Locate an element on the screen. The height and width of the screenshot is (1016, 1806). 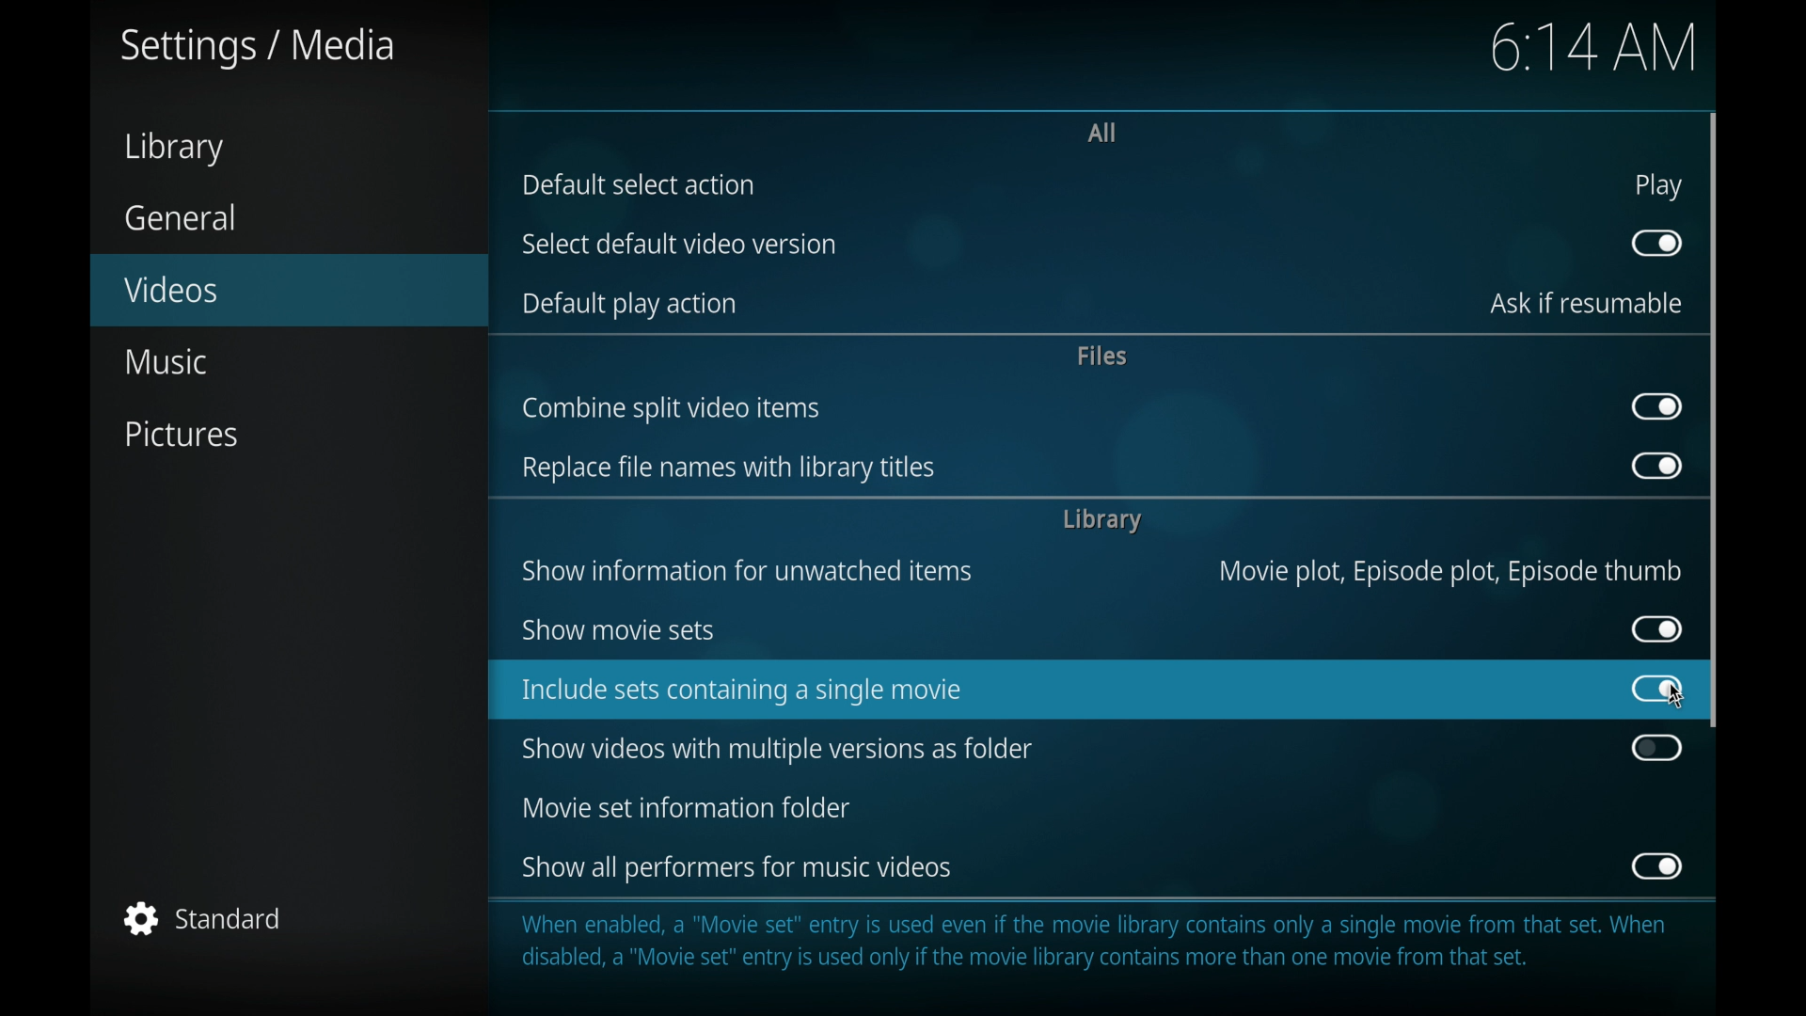
replace file is located at coordinates (728, 468).